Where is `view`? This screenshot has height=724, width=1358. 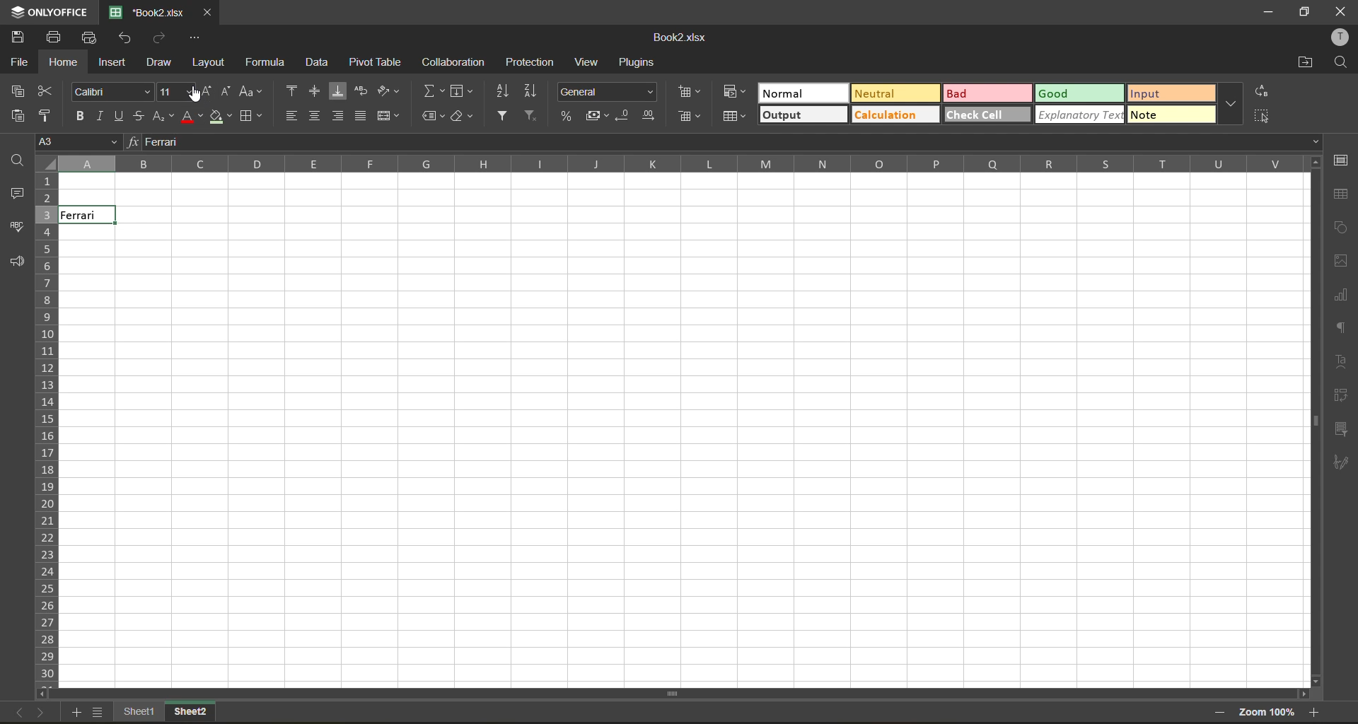 view is located at coordinates (589, 63).